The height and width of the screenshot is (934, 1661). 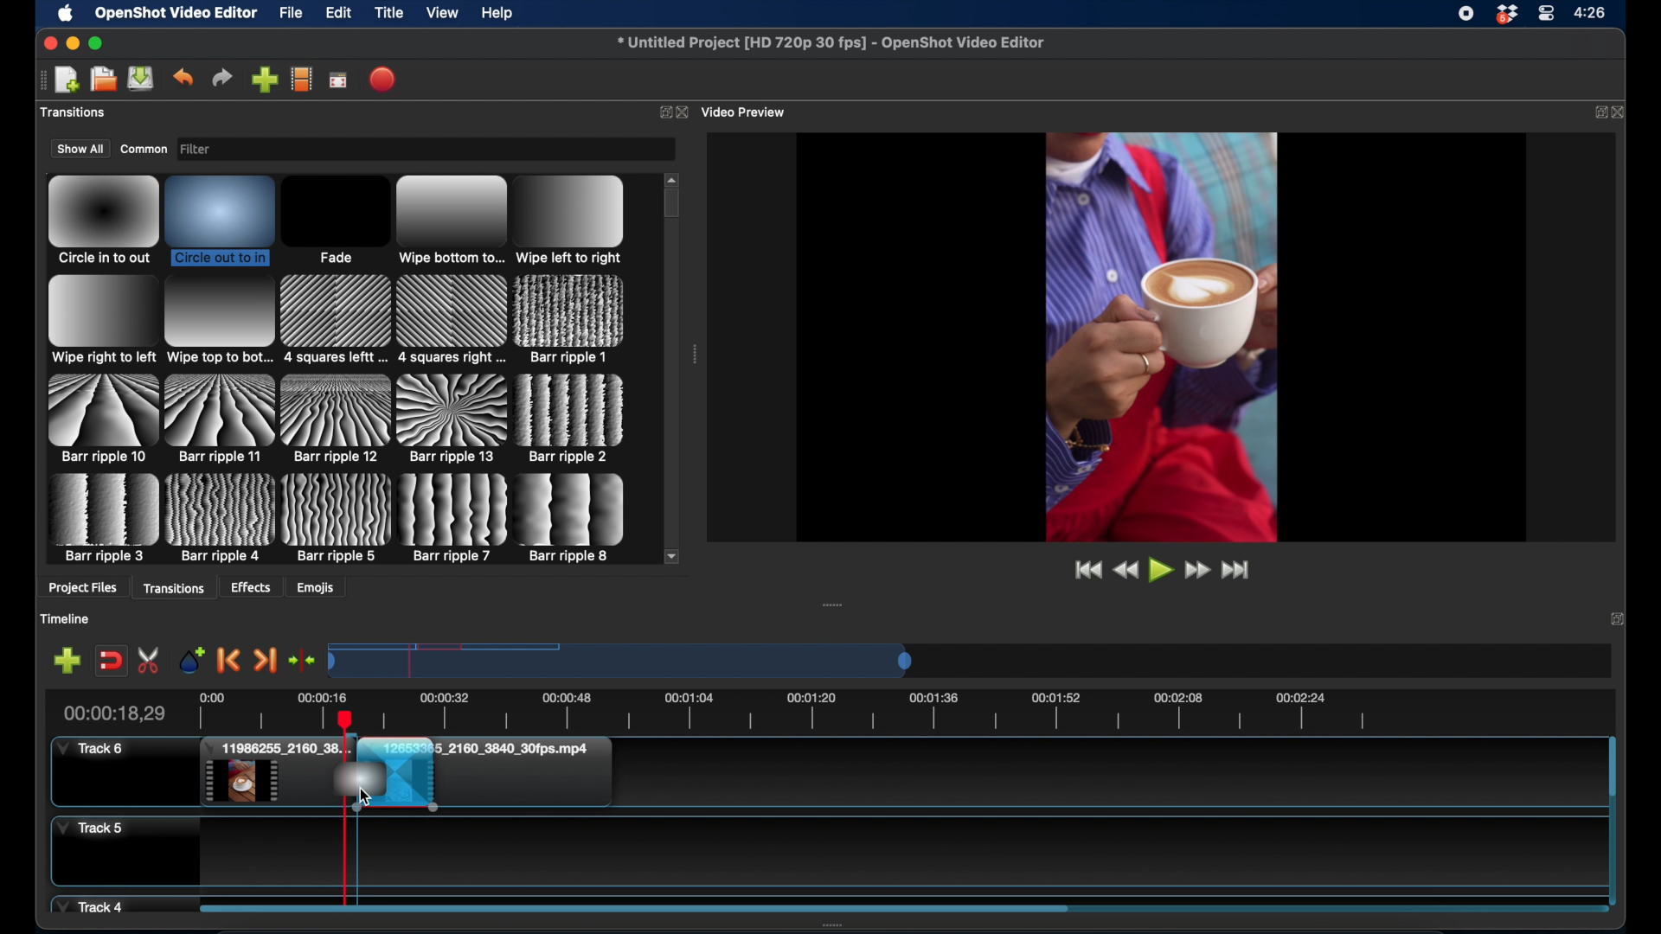 What do you see at coordinates (1239, 570) in the screenshot?
I see `jump to end` at bounding box center [1239, 570].